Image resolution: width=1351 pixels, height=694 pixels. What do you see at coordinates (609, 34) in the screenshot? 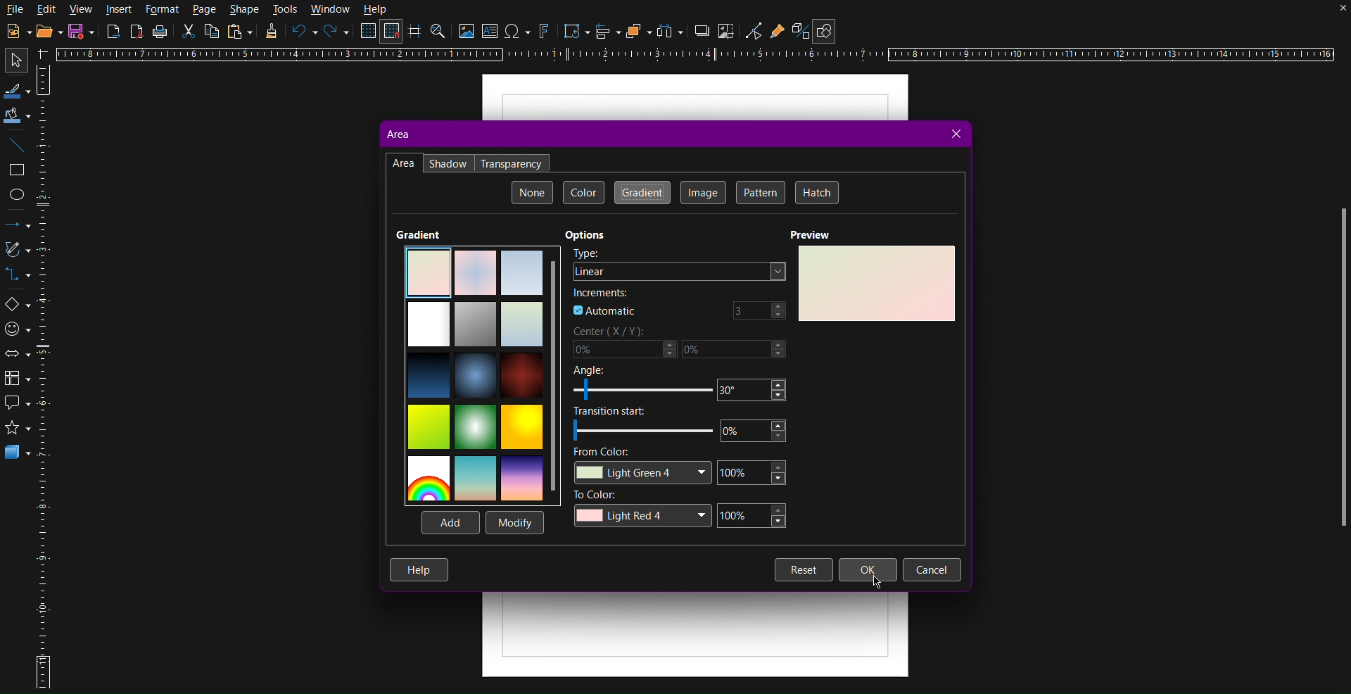
I see `Align Objects` at bounding box center [609, 34].